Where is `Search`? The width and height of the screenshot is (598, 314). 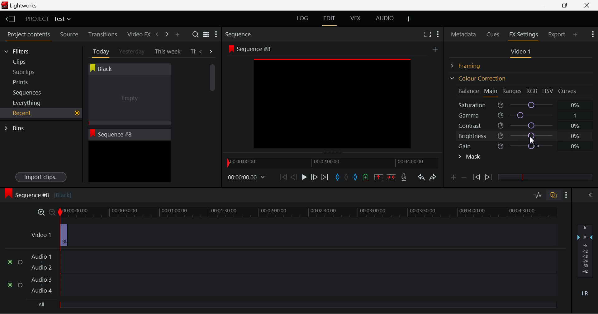
Search is located at coordinates (196, 35).